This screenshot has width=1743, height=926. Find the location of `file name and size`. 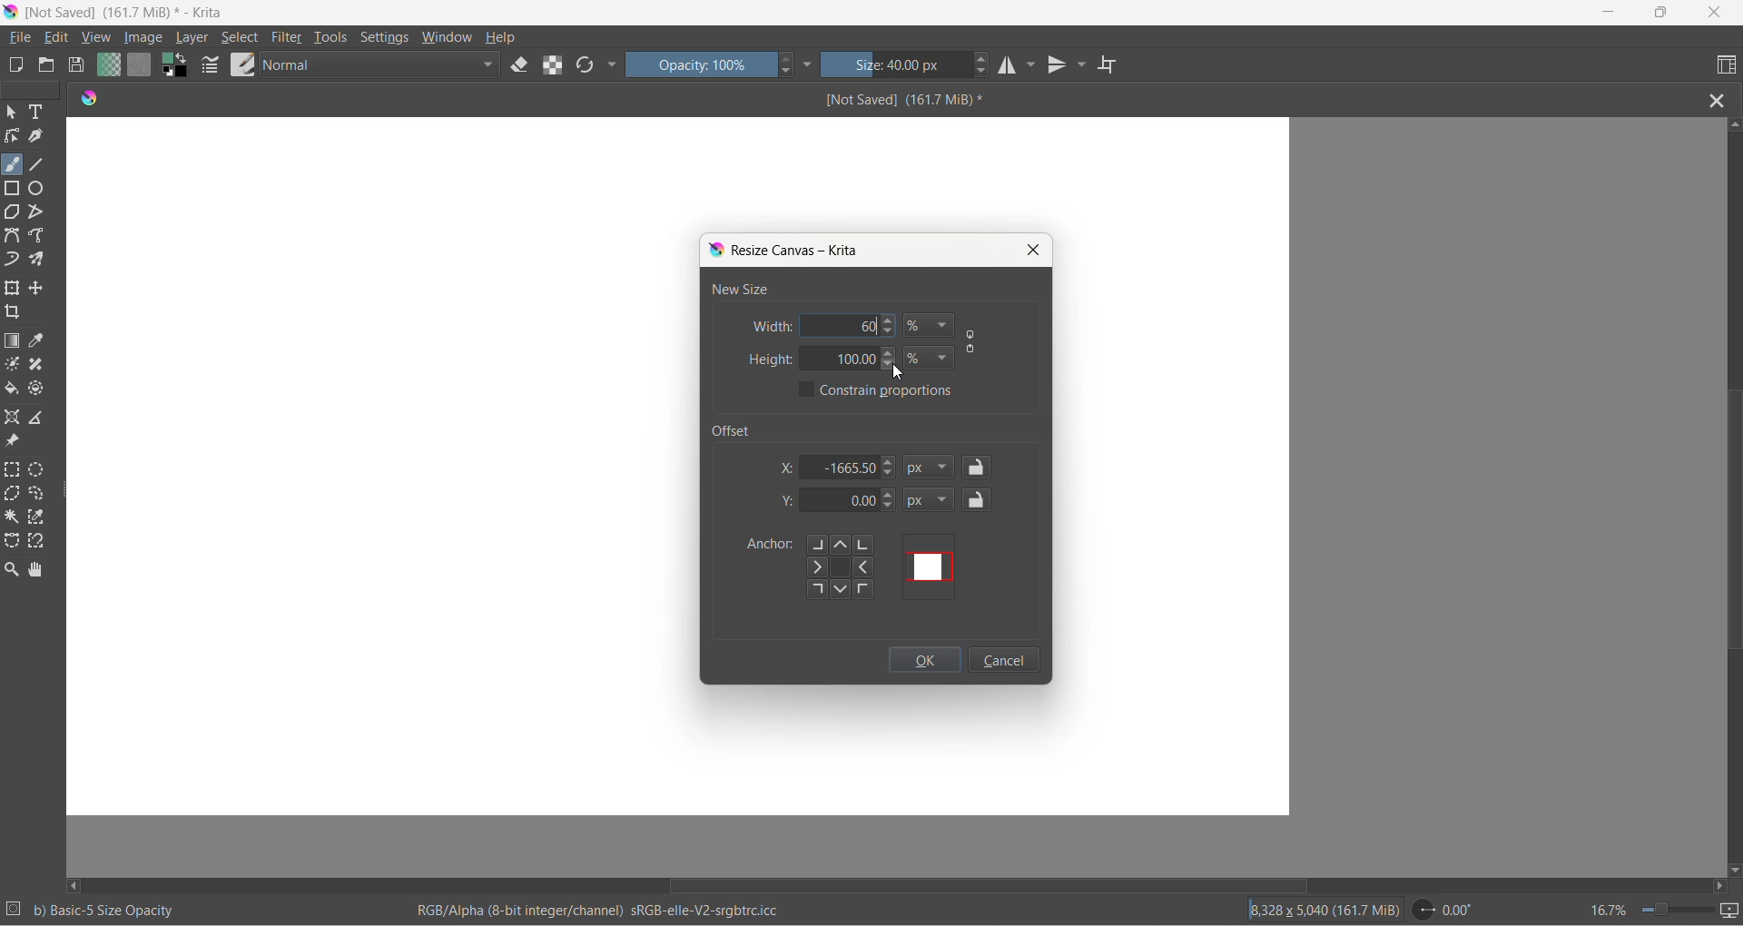

file name and size is located at coordinates (887, 100).